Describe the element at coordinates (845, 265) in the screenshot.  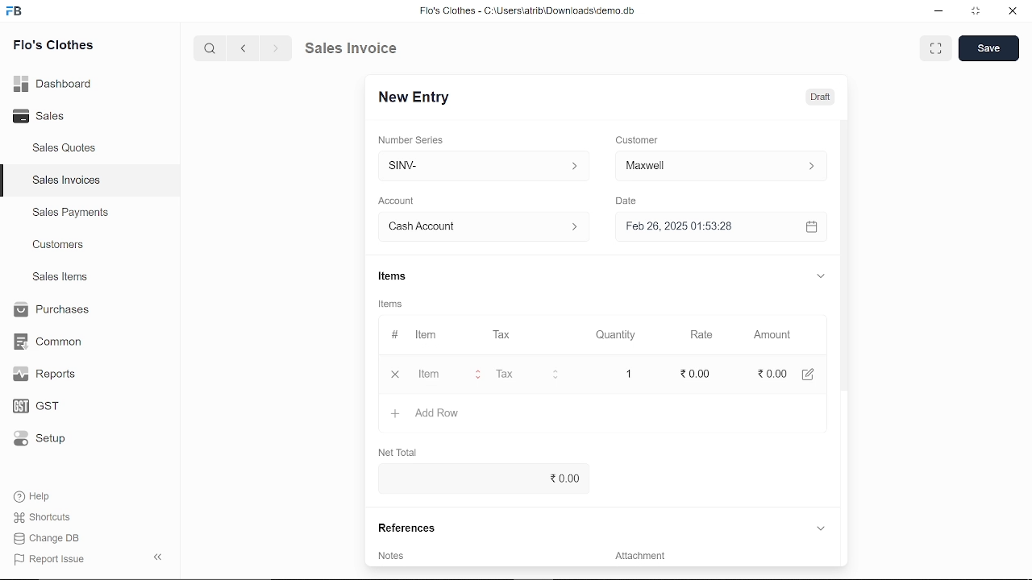
I see `vertical scrollbar` at that location.